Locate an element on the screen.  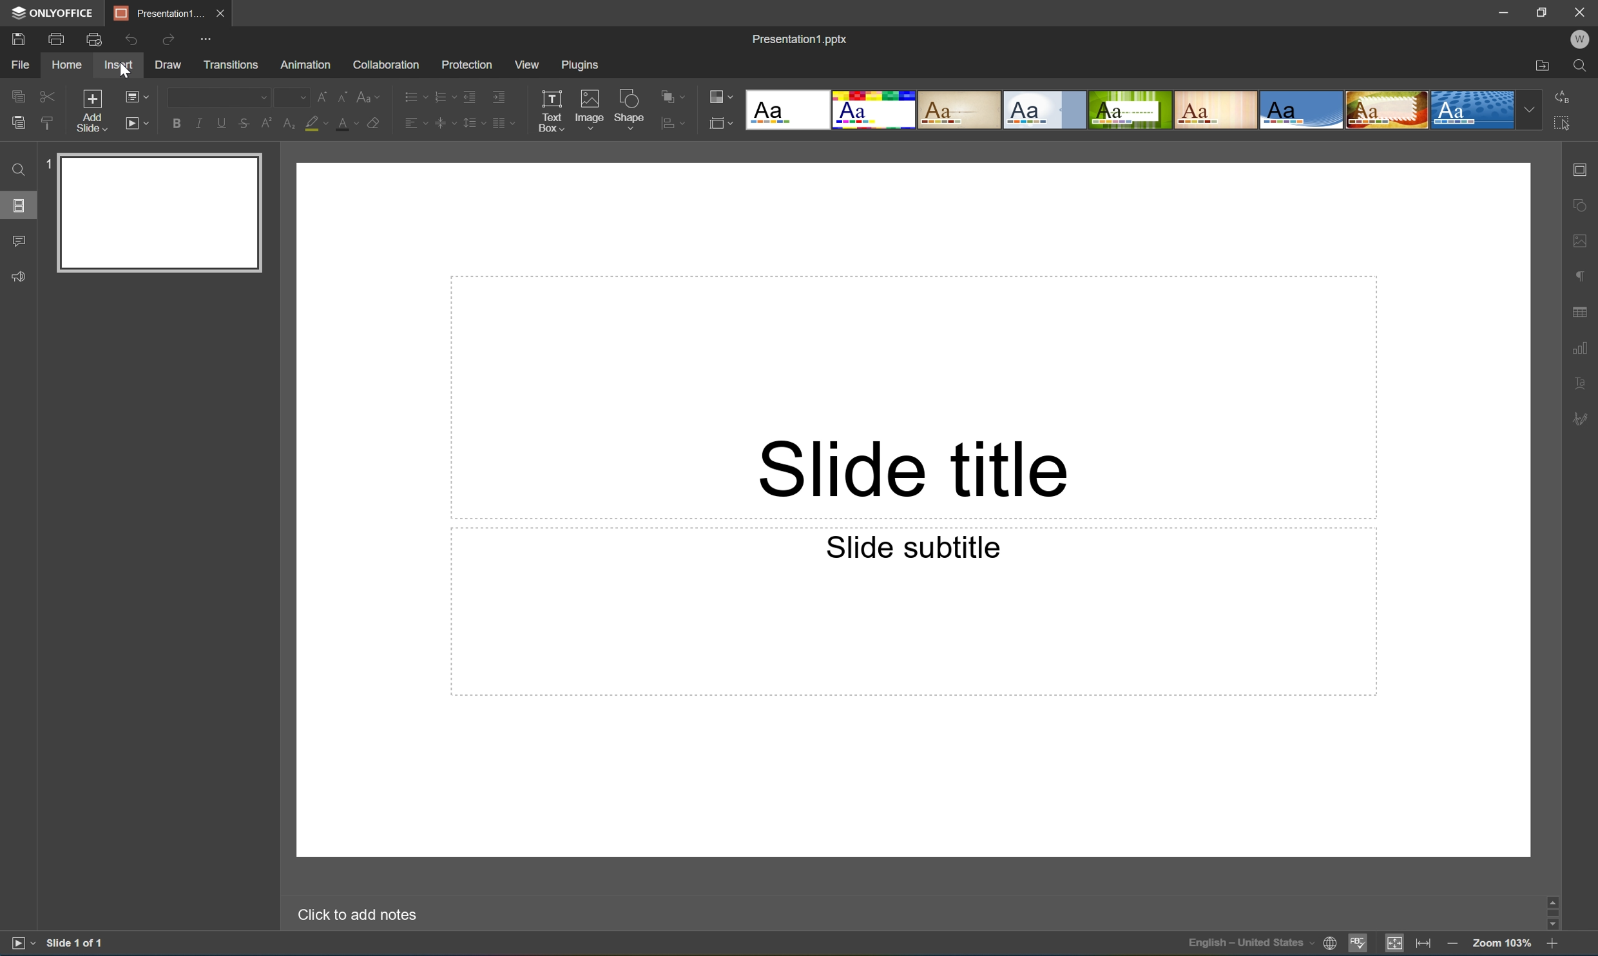
Quick Print is located at coordinates (93, 39).